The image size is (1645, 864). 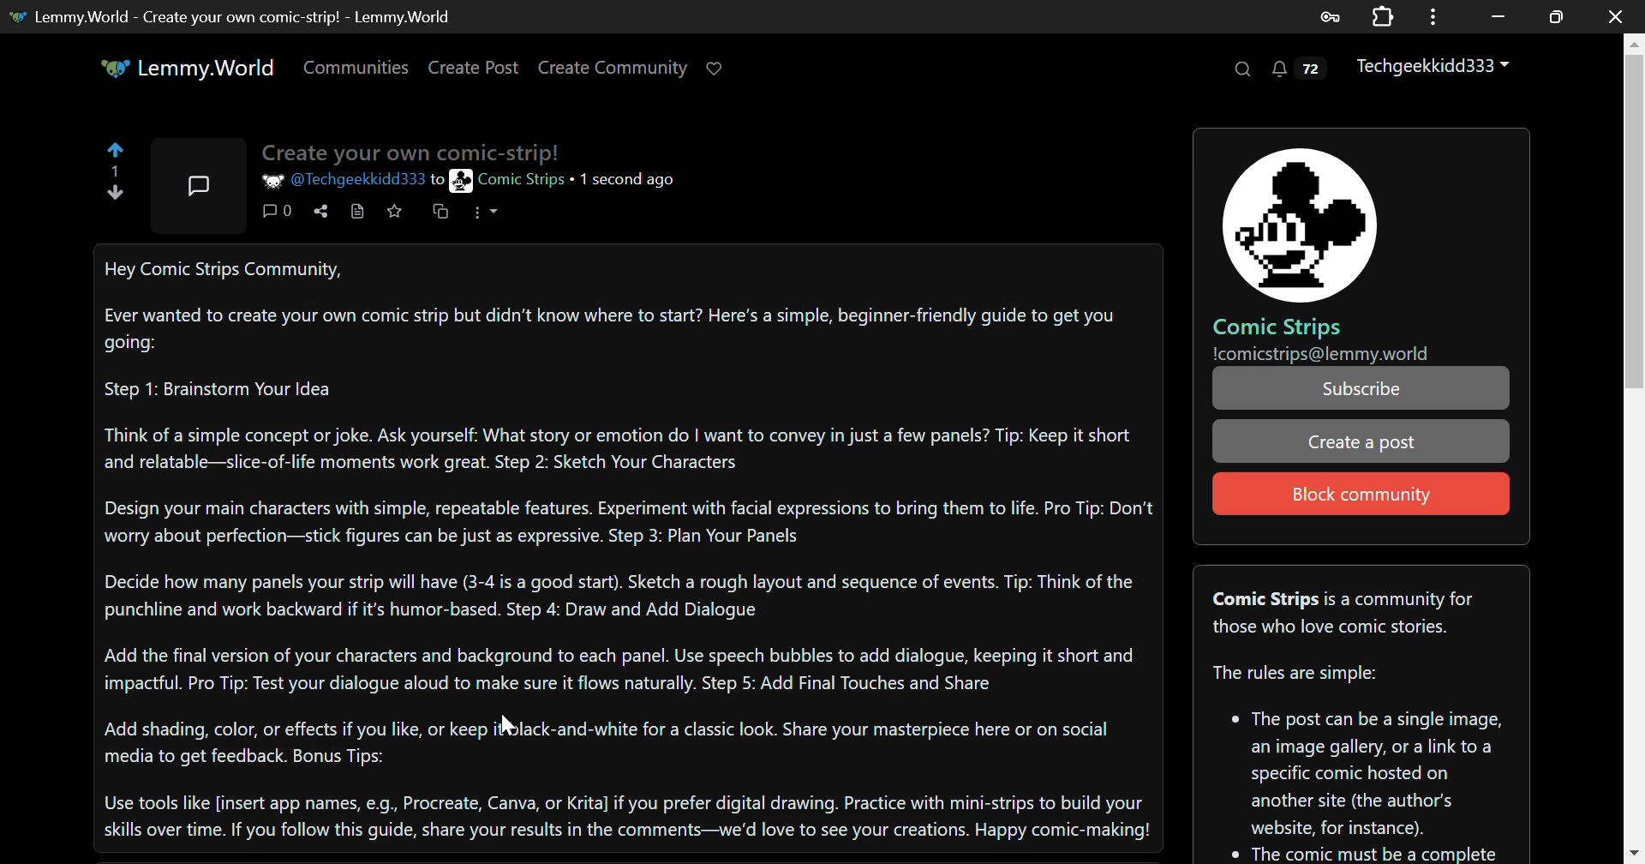 I want to click on 1 second ago, so click(x=627, y=178).